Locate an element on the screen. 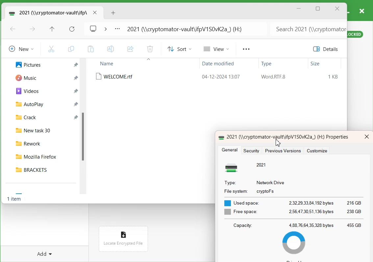 This screenshot has width=373, height=262. Word RTF 8 is located at coordinates (273, 77).